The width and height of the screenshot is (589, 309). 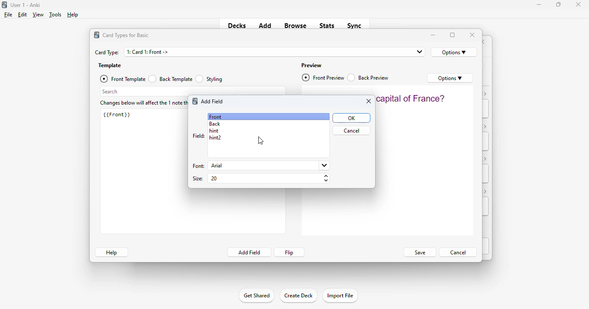 What do you see at coordinates (354, 25) in the screenshot?
I see `sync` at bounding box center [354, 25].